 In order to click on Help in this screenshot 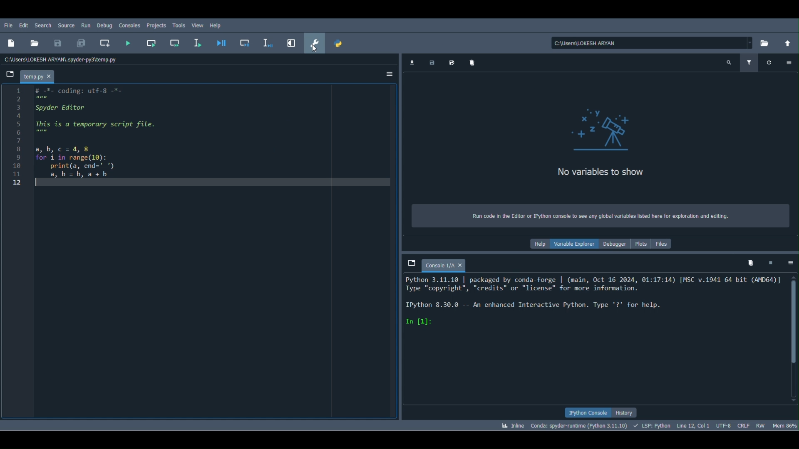, I will do `click(217, 26)`.